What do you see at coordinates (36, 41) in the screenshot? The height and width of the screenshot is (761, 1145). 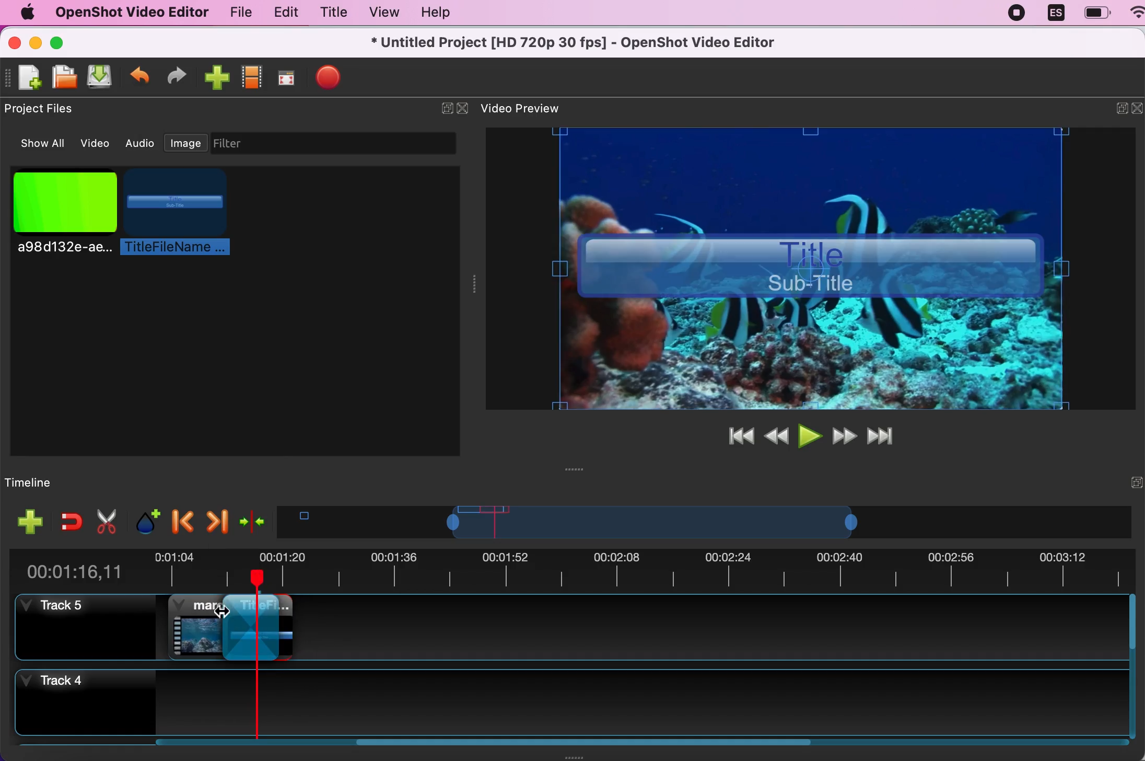 I see `minimize` at bounding box center [36, 41].